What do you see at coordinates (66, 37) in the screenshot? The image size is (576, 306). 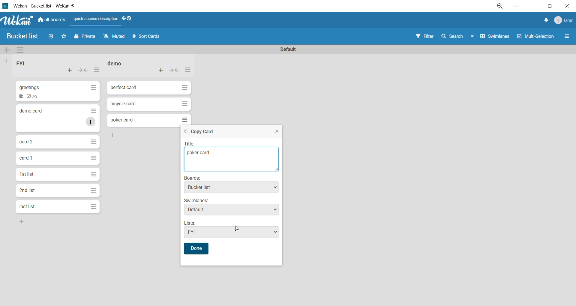 I see `star` at bounding box center [66, 37].